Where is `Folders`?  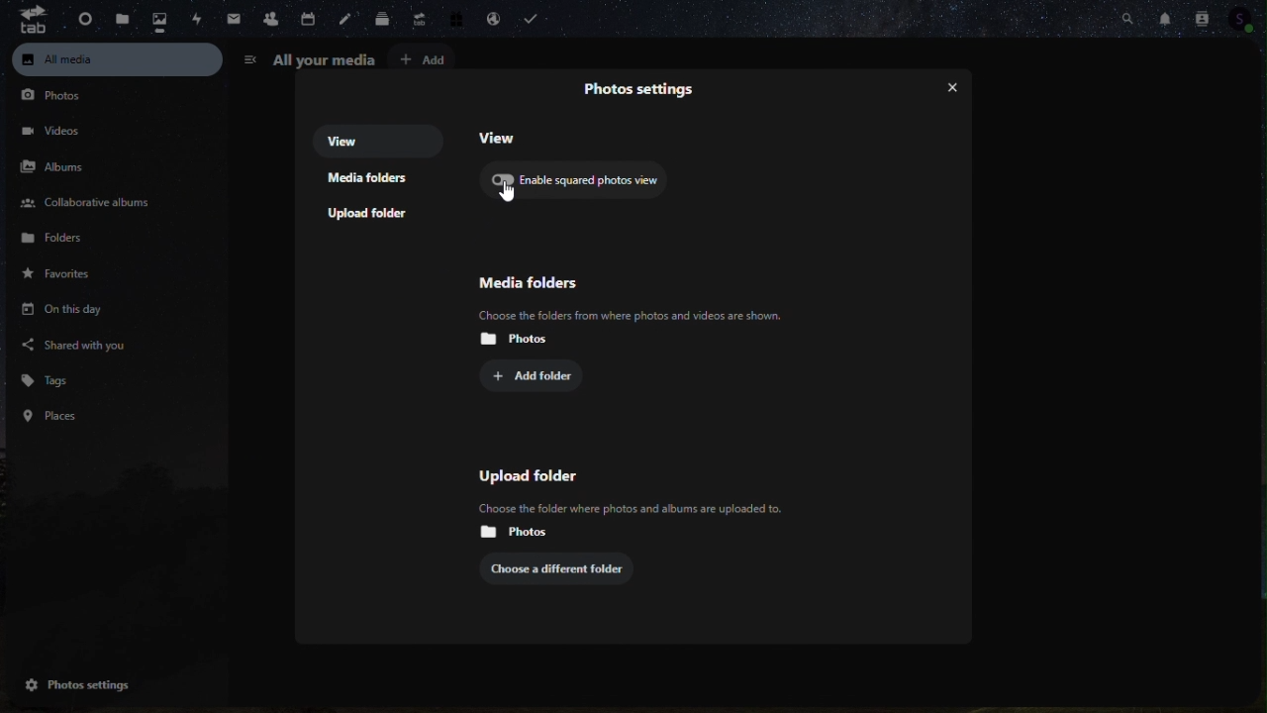
Folders is located at coordinates (69, 243).